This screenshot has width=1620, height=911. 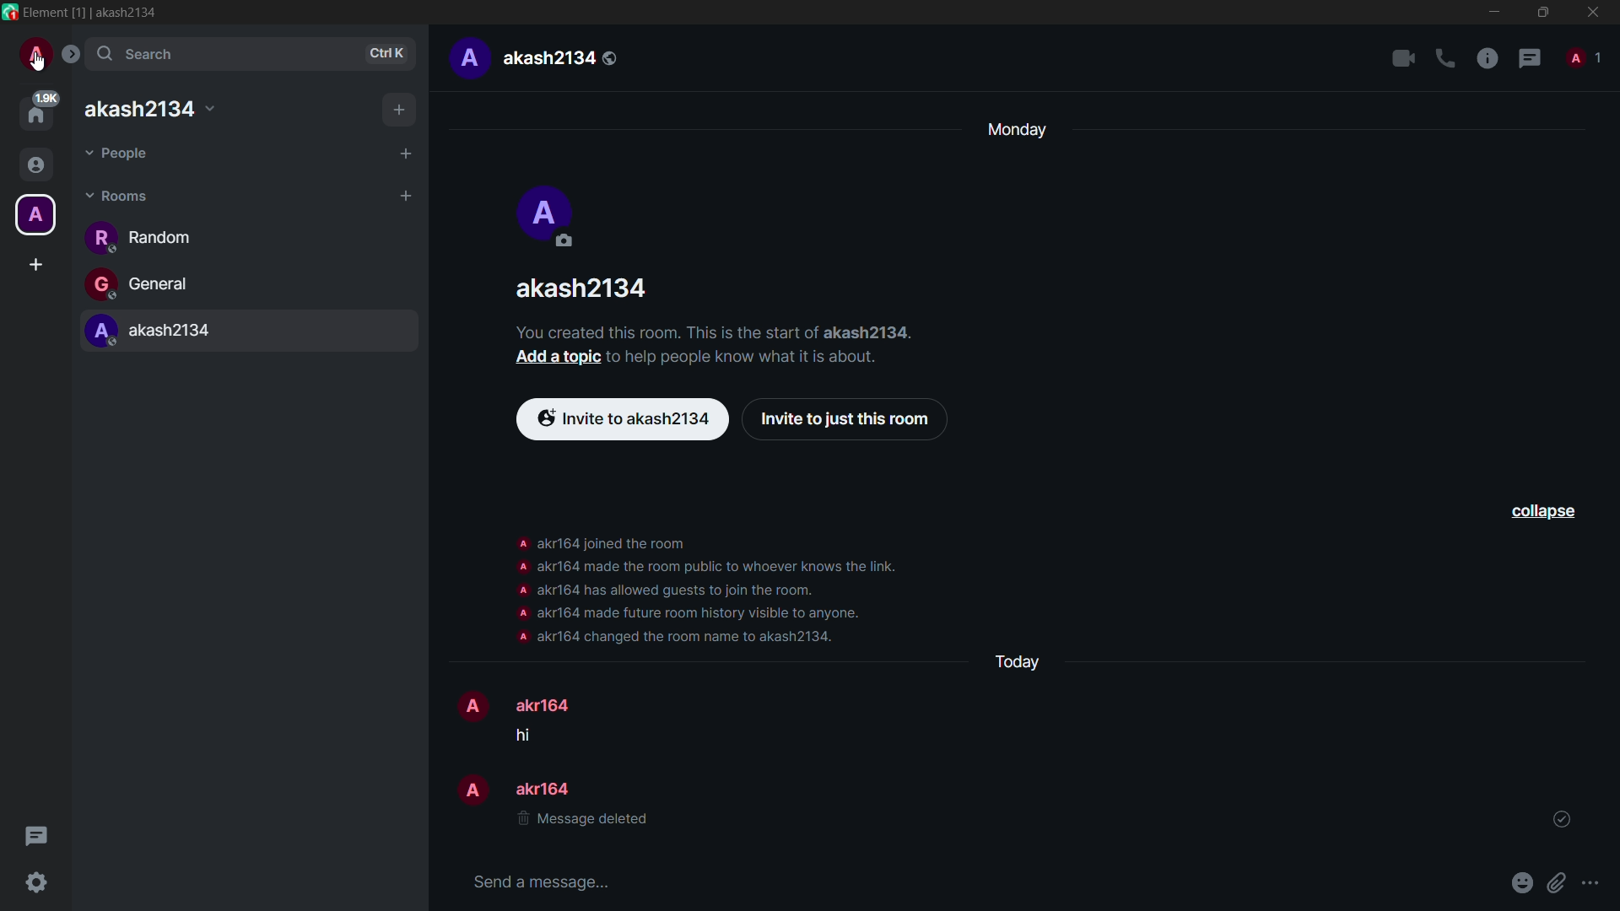 I want to click on emoji, so click(x=1525, y=881).